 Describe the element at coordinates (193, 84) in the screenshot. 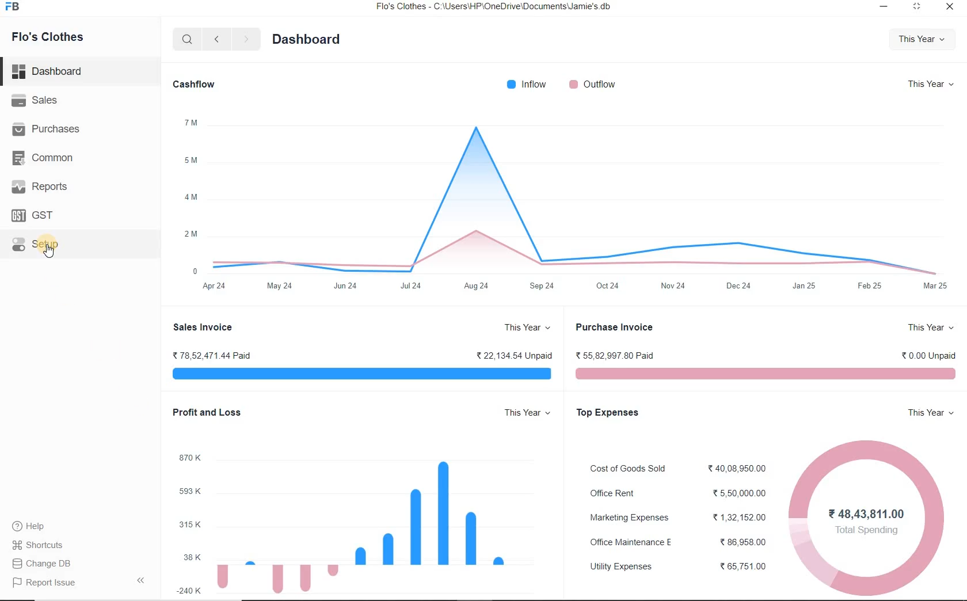

I see `Cashflow` at that location.